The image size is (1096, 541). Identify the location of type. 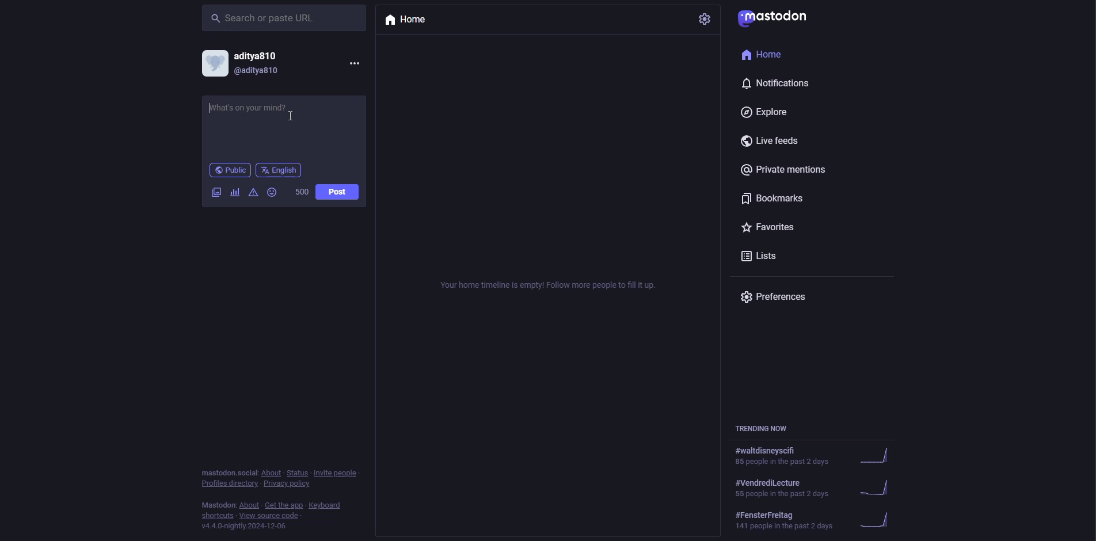
(253, 112).